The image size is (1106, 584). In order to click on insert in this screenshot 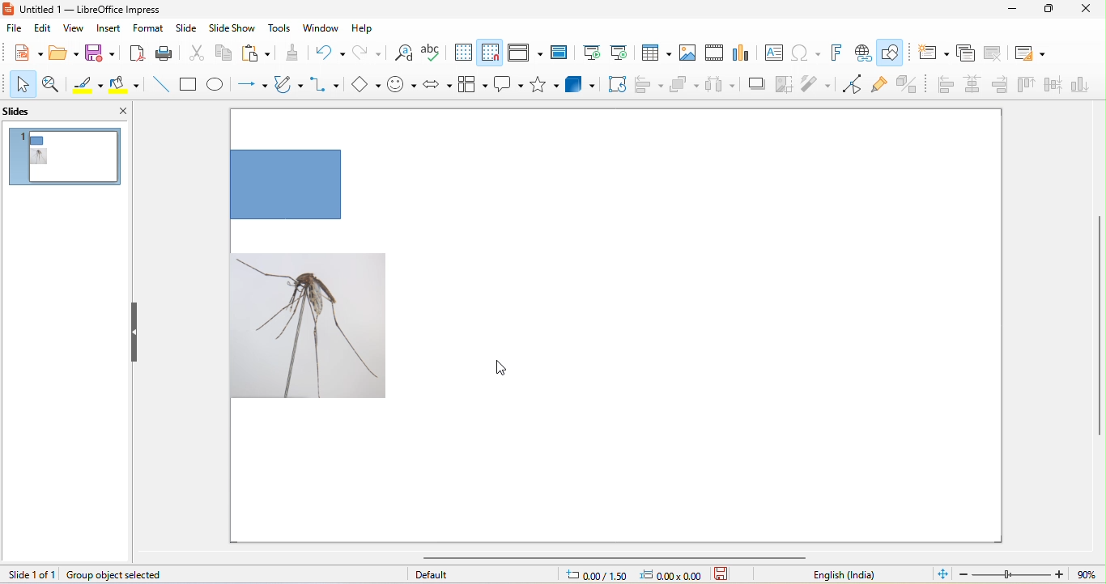, I will do `click(106, 30)`.